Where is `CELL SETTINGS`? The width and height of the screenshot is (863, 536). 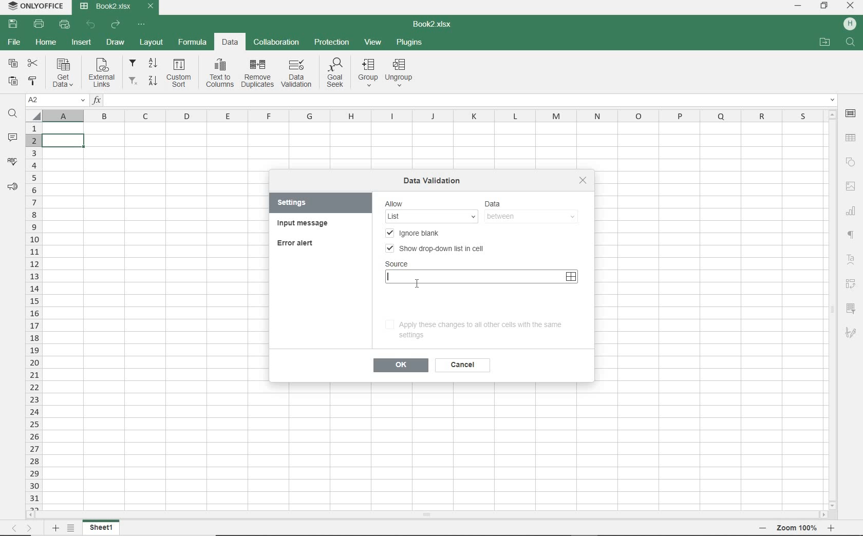
CELL SETTINGS is located at coordinates (851, 113).